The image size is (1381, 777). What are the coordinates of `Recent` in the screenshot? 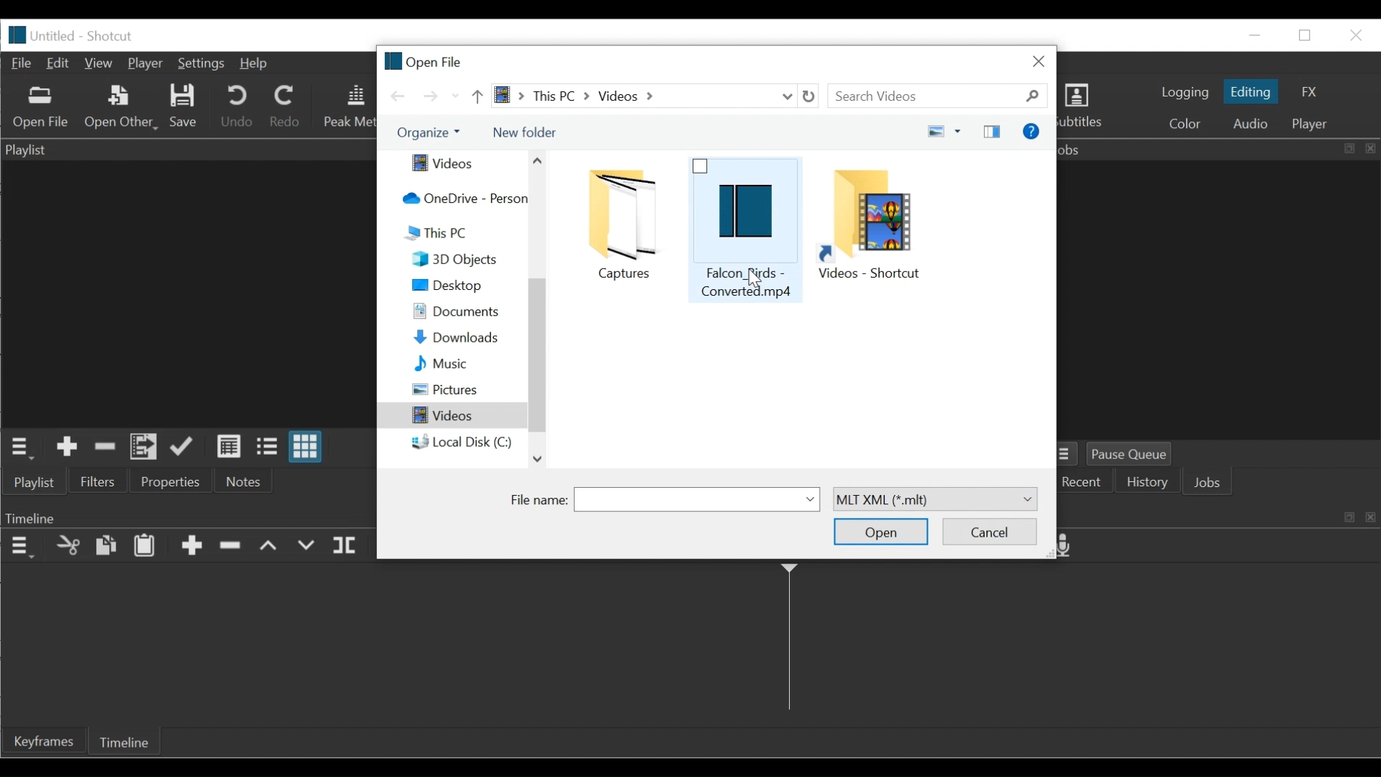 It's located at (1084, 483).